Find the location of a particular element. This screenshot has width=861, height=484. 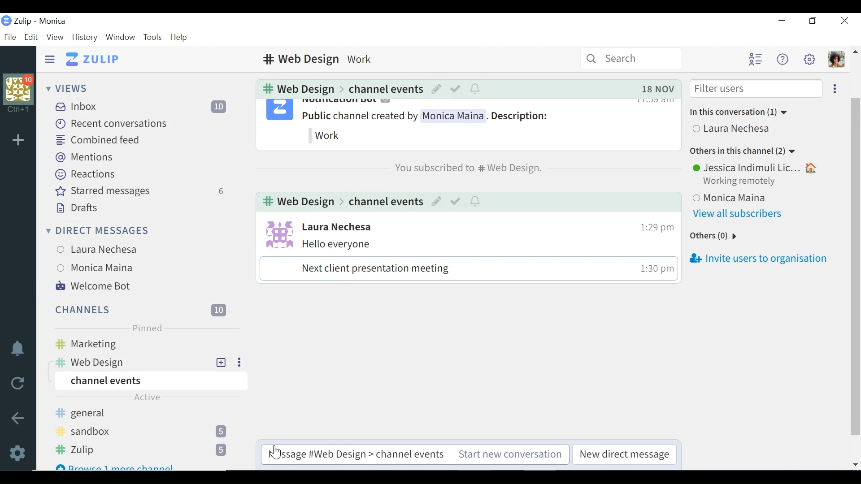

Channels menu is located at coordinates (139, 309).